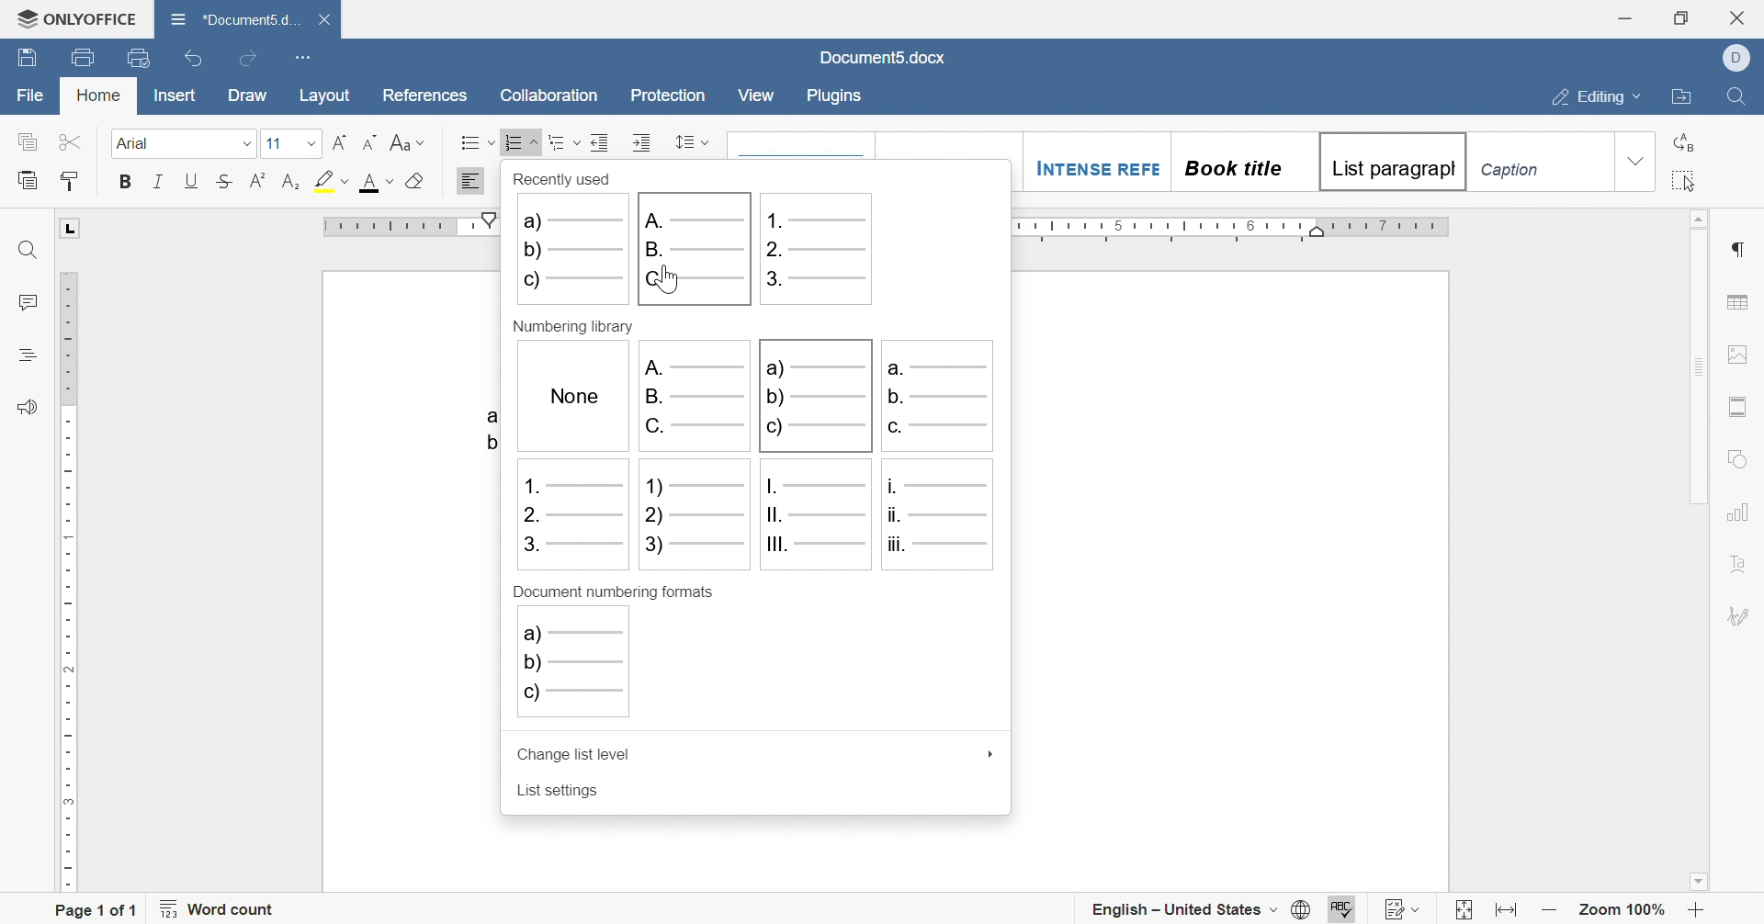 The height and width of the screenshot is (924, 1764). What do you see at coordinates (1741, 617) in the screenshot?
I see `signature settings` at bounding box center [1741, 617].